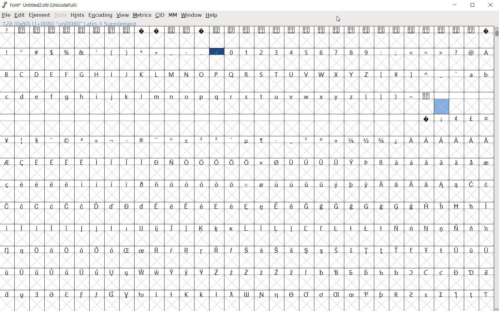 This screenshot has width=499, height=311. Describe the element at coordinates (97, 141) in the screenshot. I see `glyph` at that location.